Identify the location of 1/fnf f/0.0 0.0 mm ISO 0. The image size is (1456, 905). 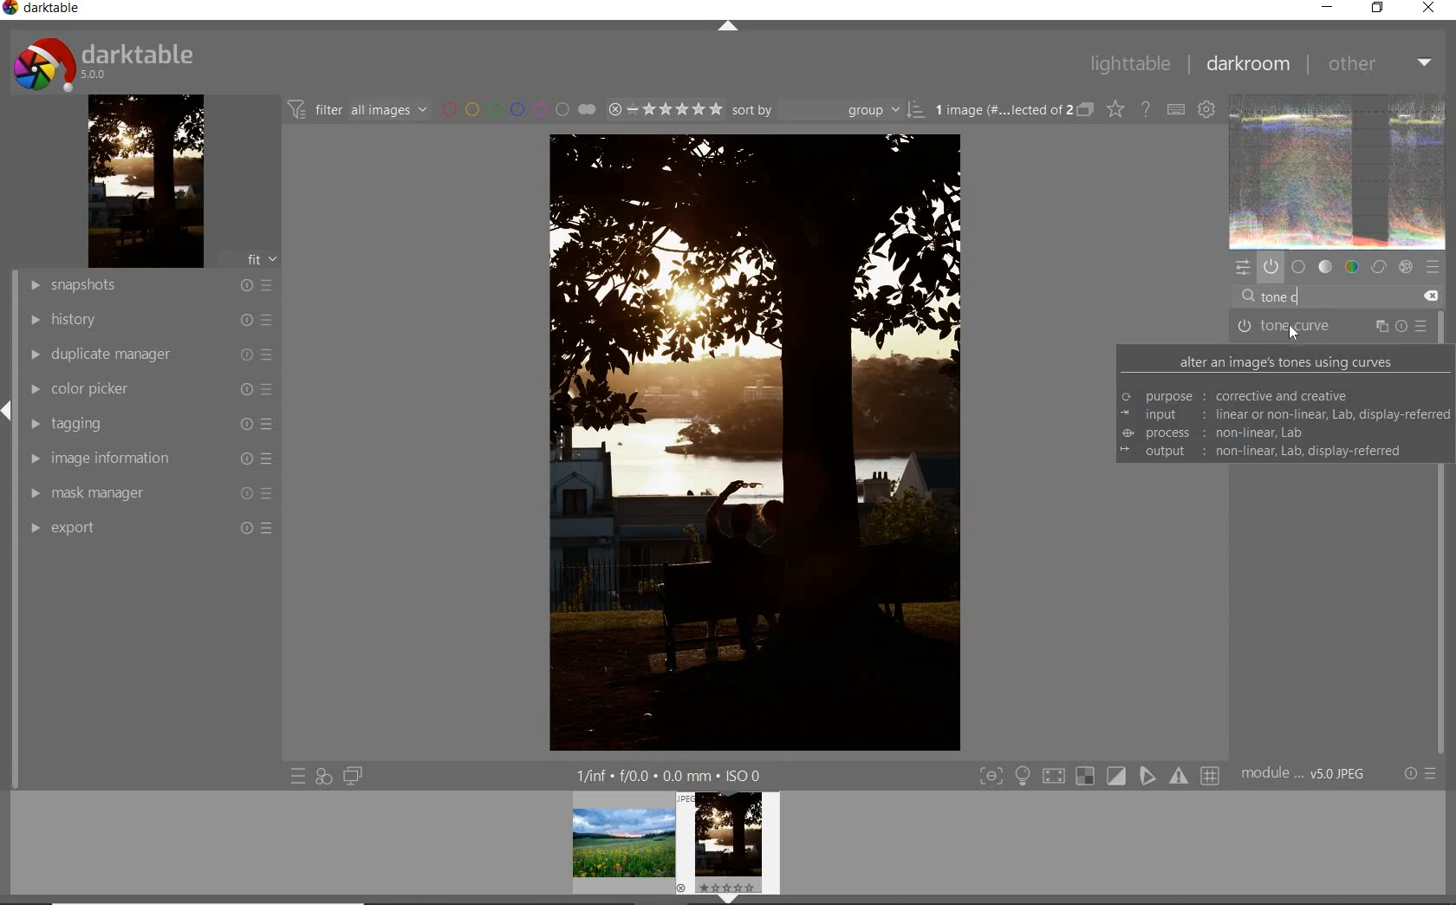
(673, 773).